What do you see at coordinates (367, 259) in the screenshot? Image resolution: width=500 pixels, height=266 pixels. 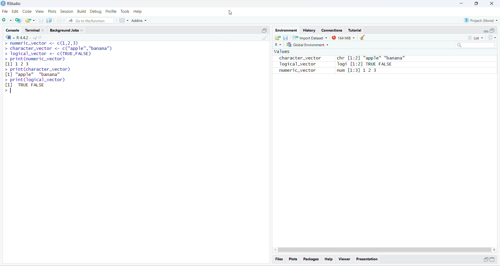 I see `Presentation` at bounding box center [367, 259].